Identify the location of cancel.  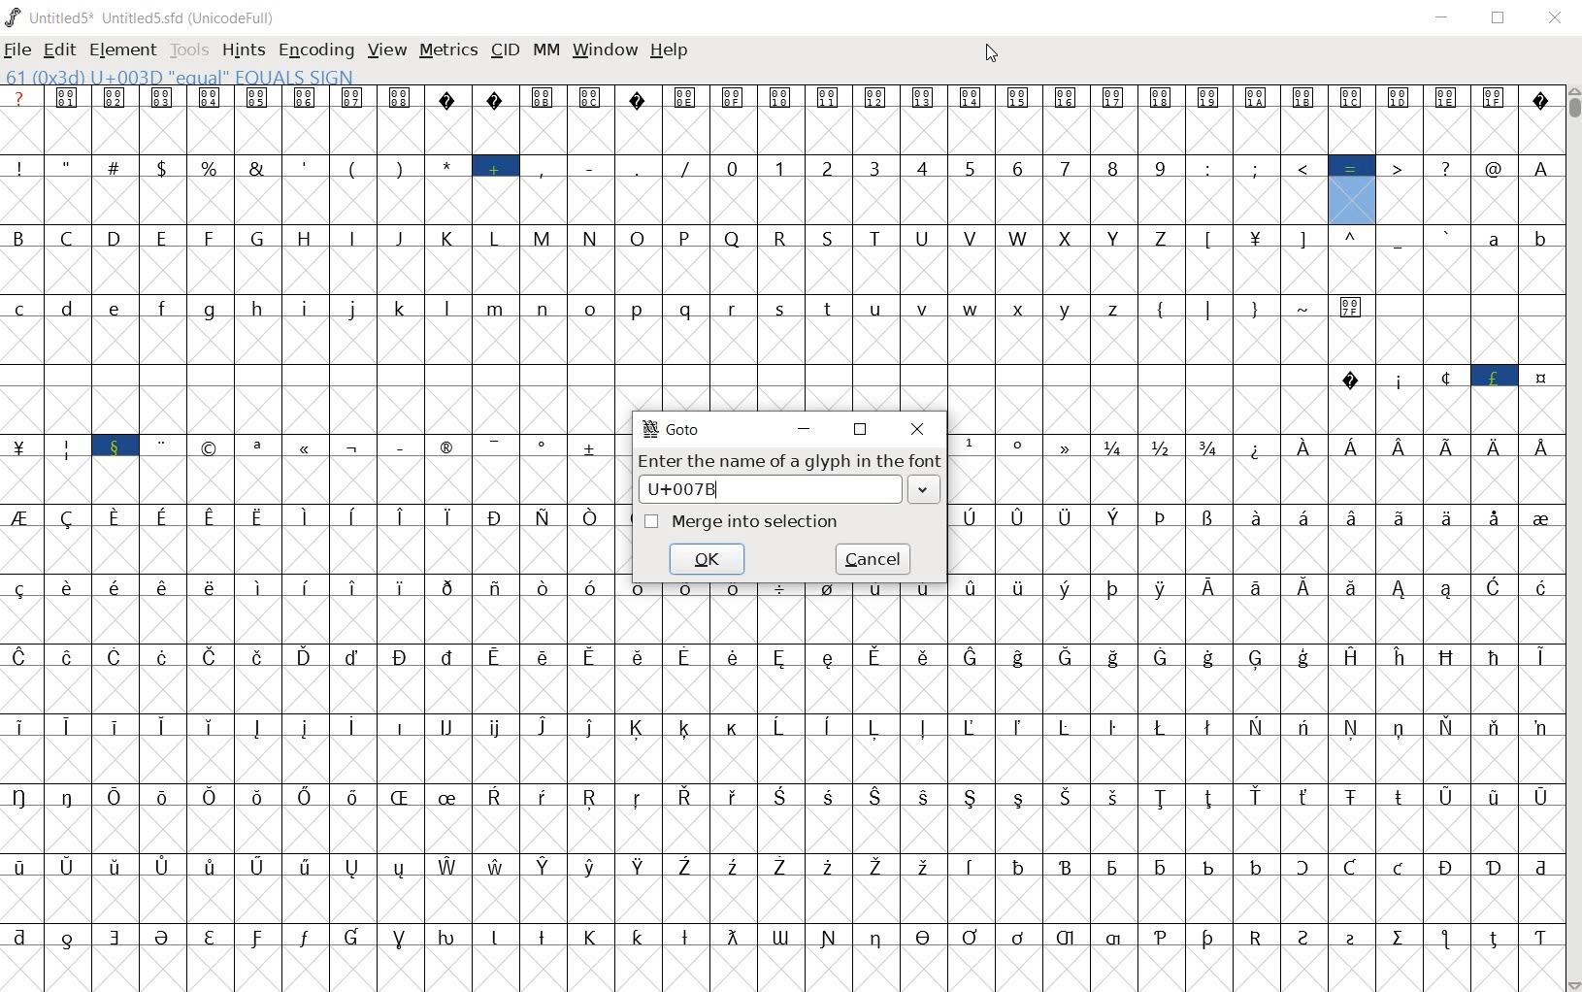
(709, 560).